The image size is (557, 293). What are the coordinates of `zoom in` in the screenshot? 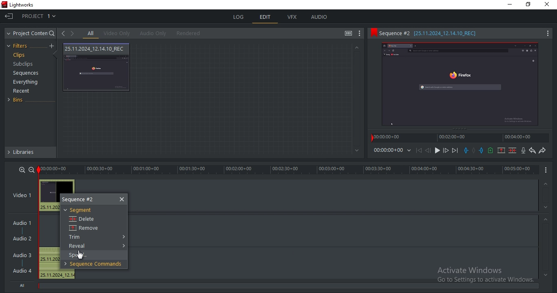 It's located at (21, 170).